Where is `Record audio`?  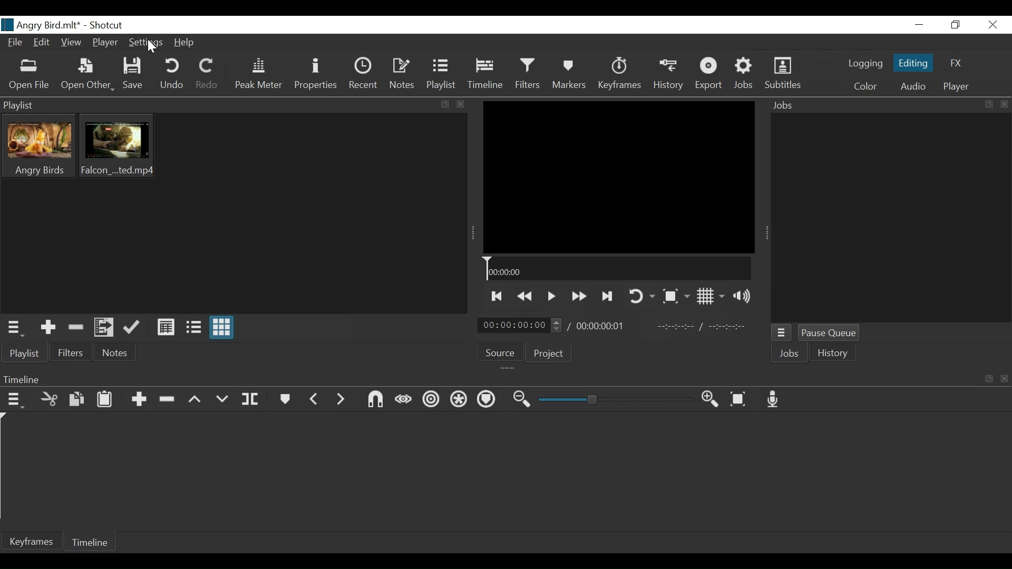
Record audio is located at coordinates (774, 398).